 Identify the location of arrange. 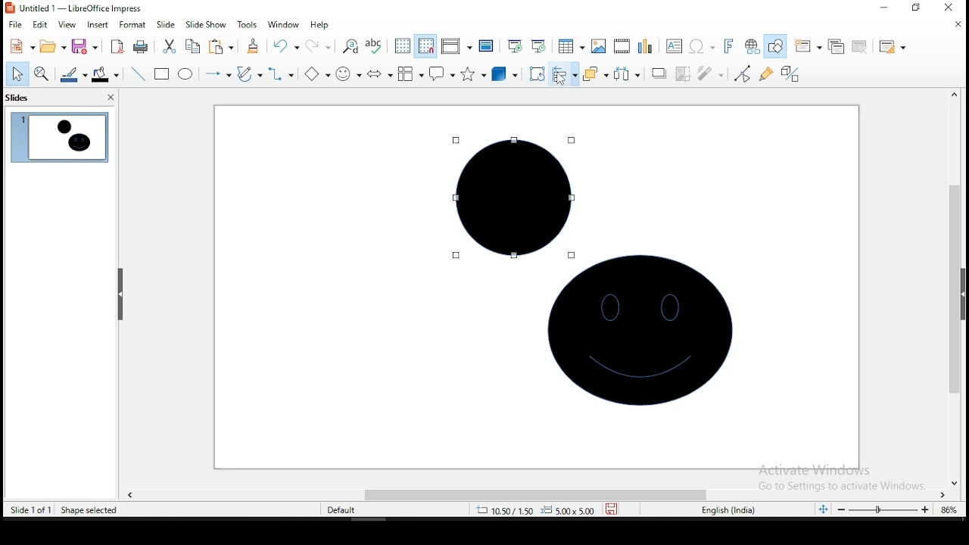
(594, 75).